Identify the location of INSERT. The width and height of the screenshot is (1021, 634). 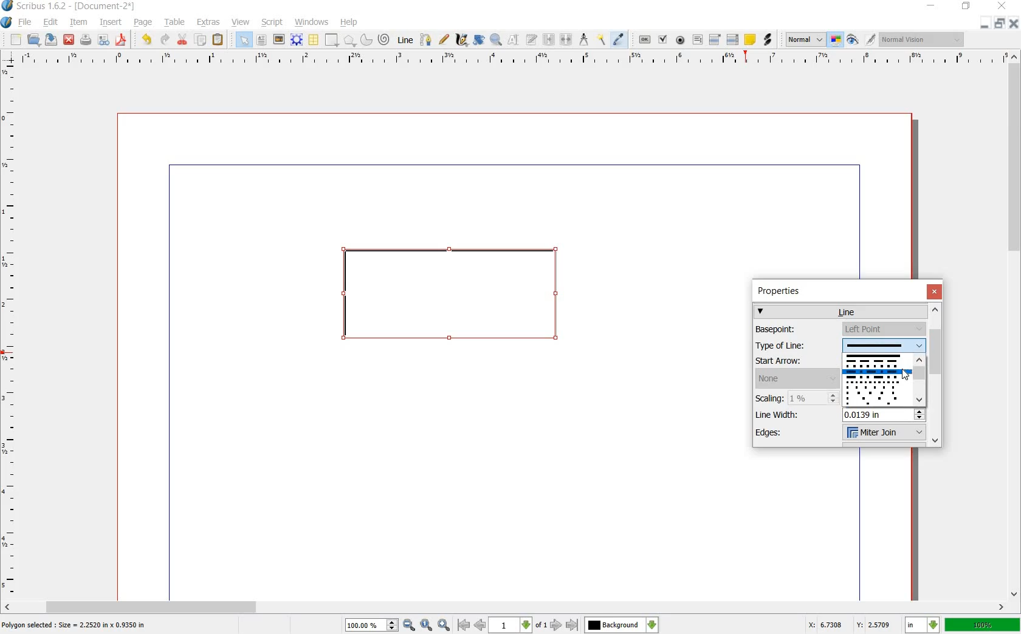
(111, 22).